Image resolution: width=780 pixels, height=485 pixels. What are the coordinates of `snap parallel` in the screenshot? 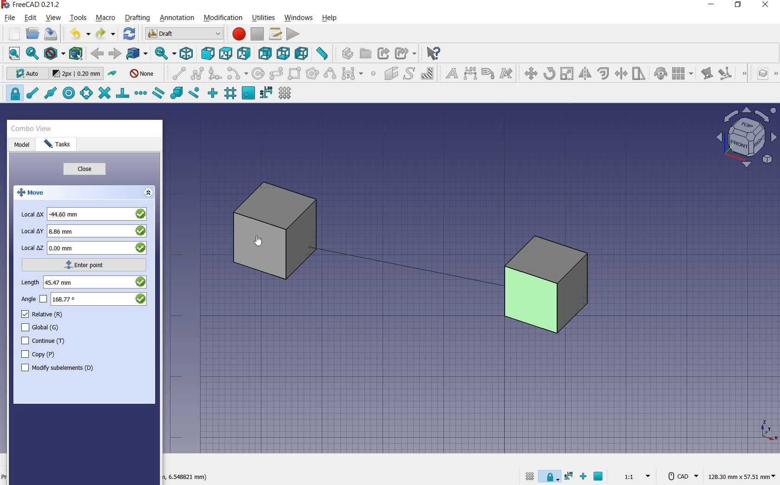 It's located at (159, 94).